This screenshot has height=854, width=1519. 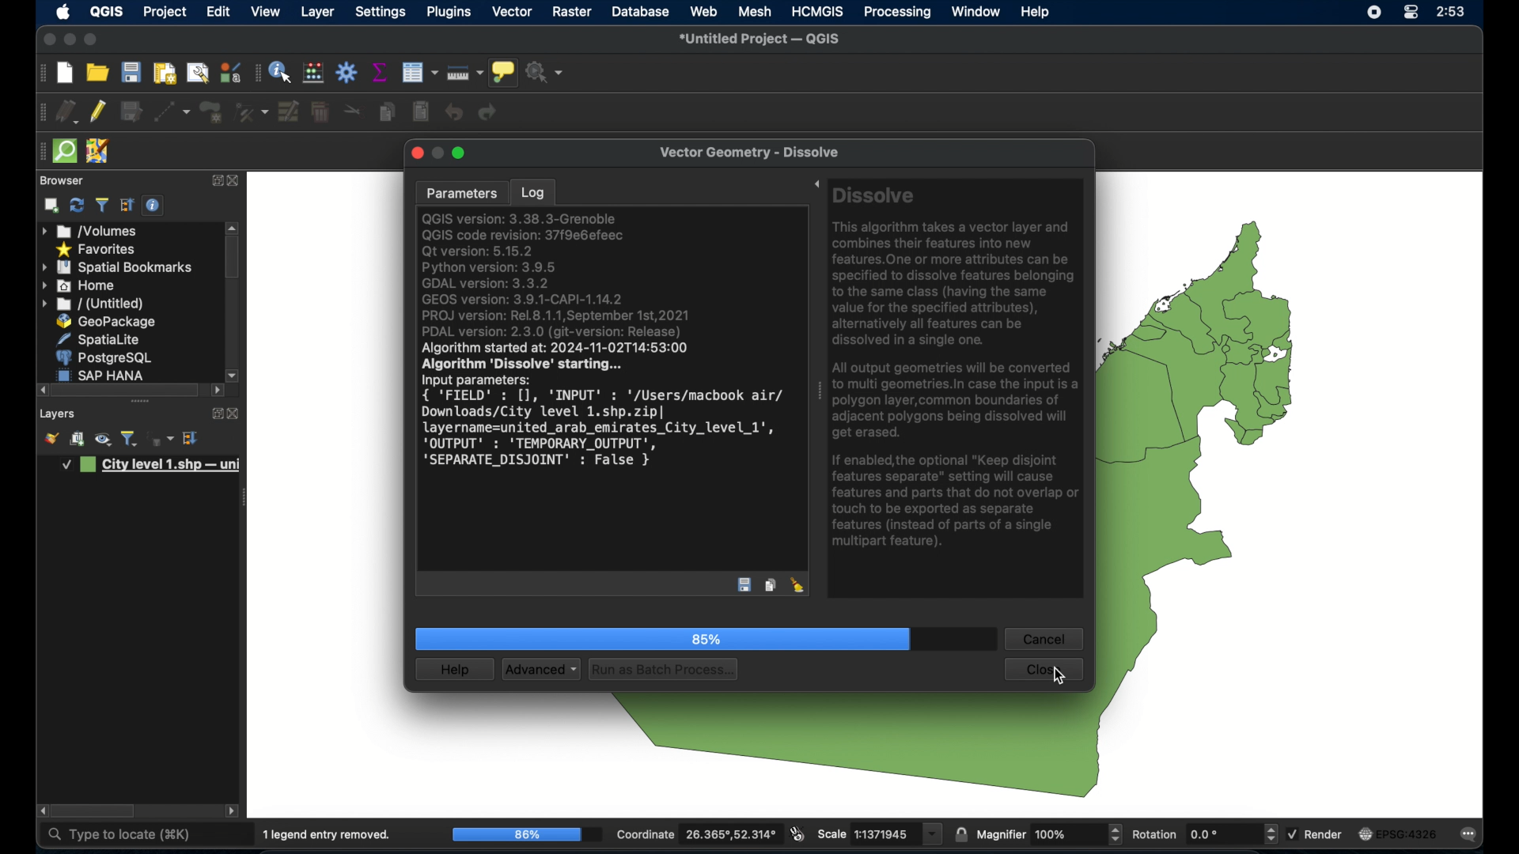 I want to click on scroll right arrow, so click(x=218, y=391).